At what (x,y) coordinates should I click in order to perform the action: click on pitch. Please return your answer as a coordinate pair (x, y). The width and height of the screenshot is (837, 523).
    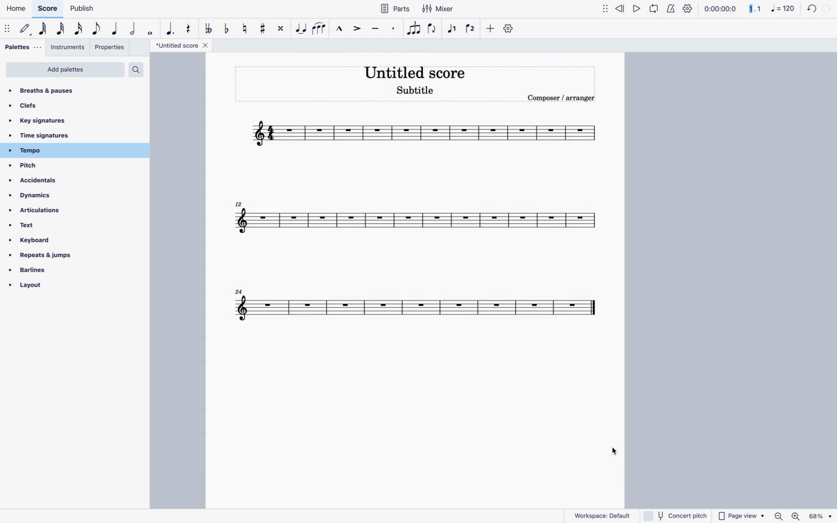
    Looking at the image, I should click on (42, 166).